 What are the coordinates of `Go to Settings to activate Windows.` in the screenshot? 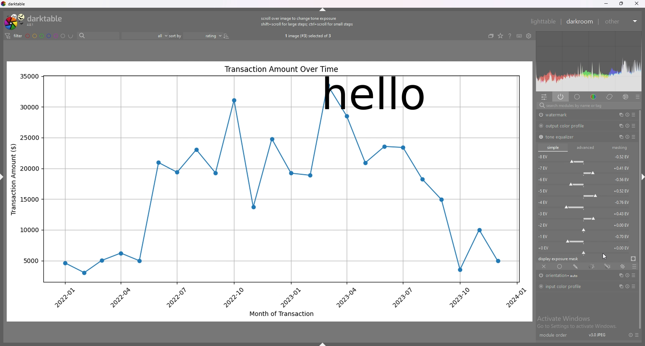 It's located at (577, 327).